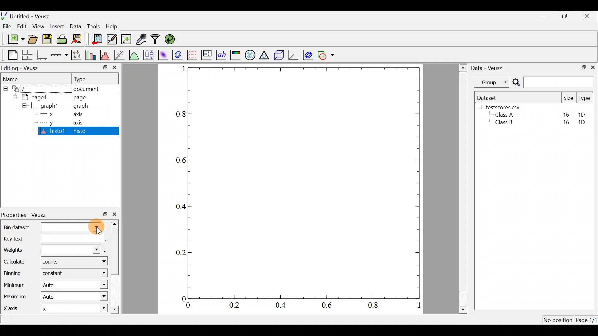  Describe the element at coordinates (250, 55) in the screenshot. I see `Polar graph` at that location.